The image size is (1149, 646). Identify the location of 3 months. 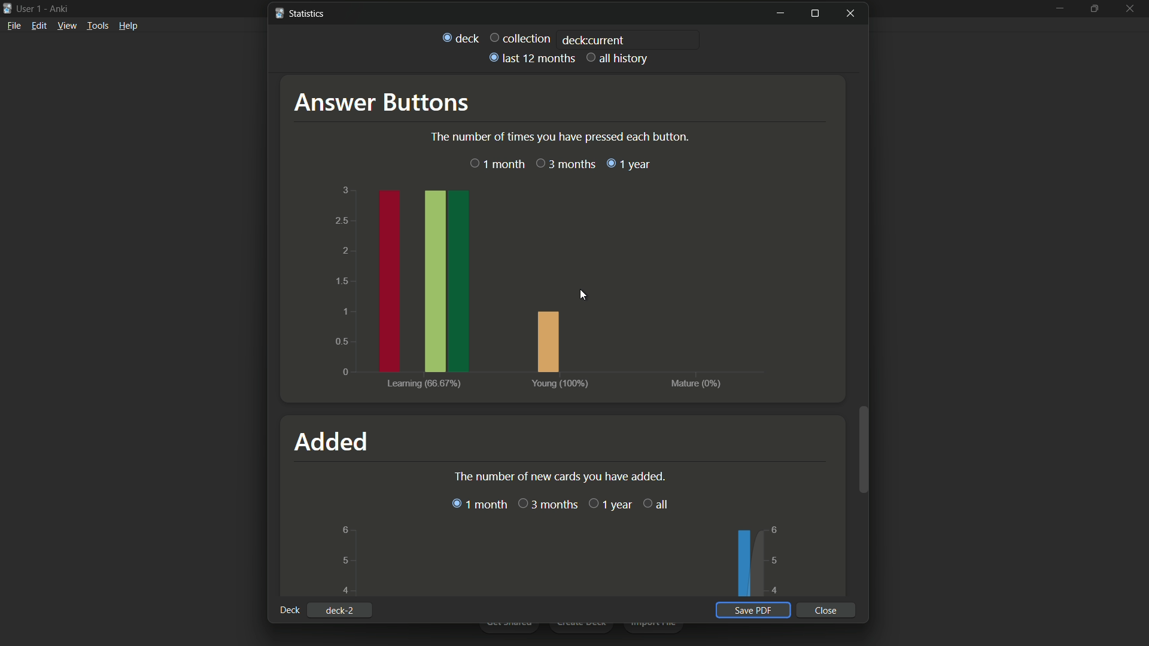
(566, 163).